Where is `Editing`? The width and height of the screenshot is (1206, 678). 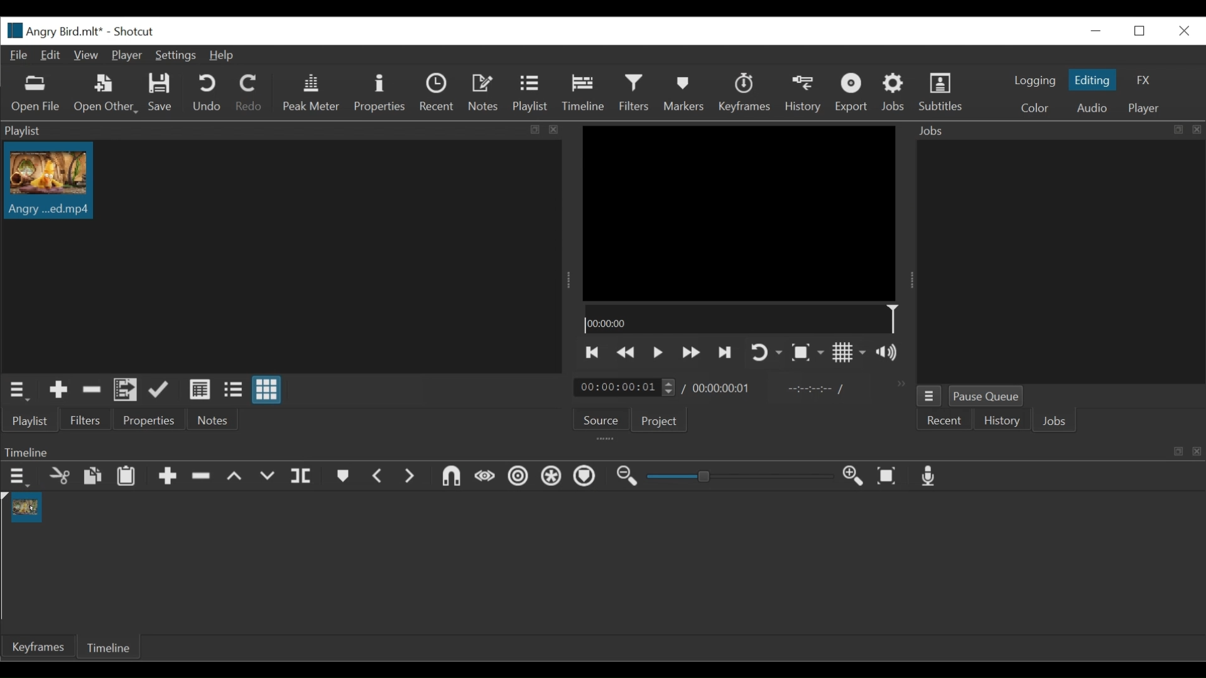 Editing is located at coordinates (1092, 79).